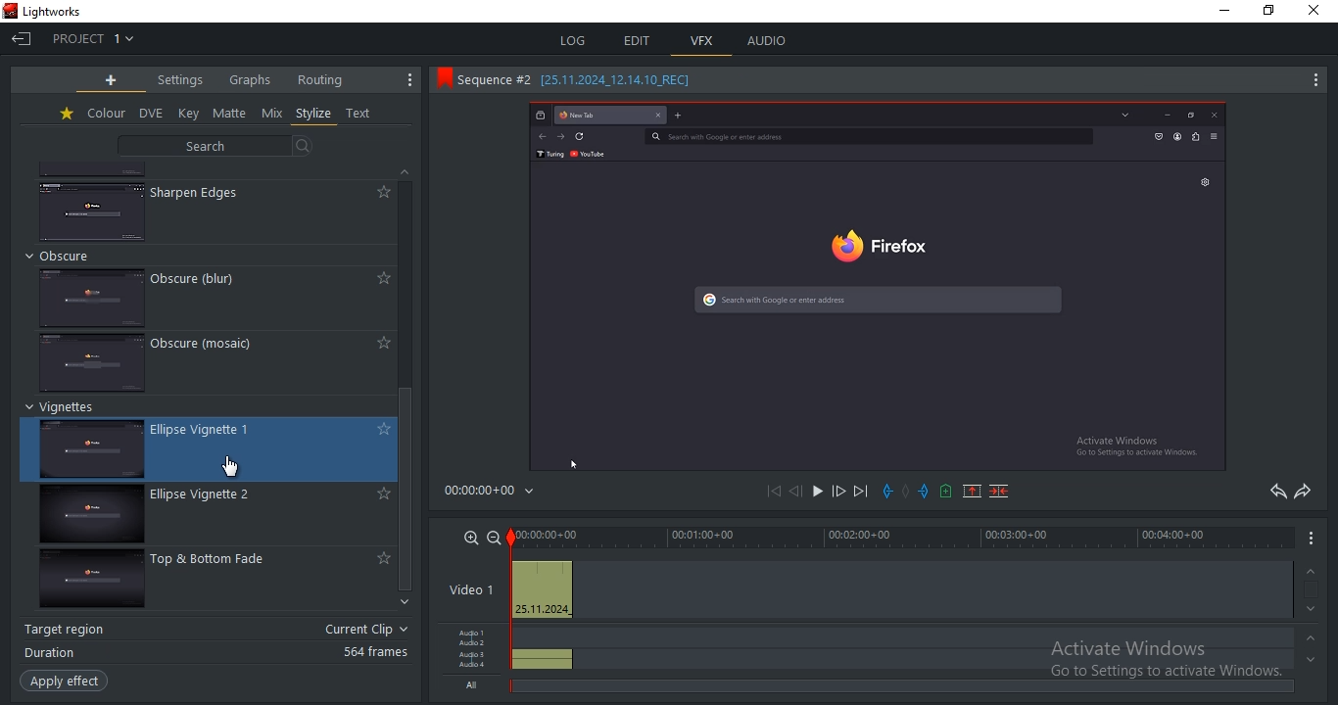 The height and width of the screenshot is (705, 1338). What do you see at coordinates (924, 489) in the screenshot?
I see `mark out` at bounding box center [924, 489].